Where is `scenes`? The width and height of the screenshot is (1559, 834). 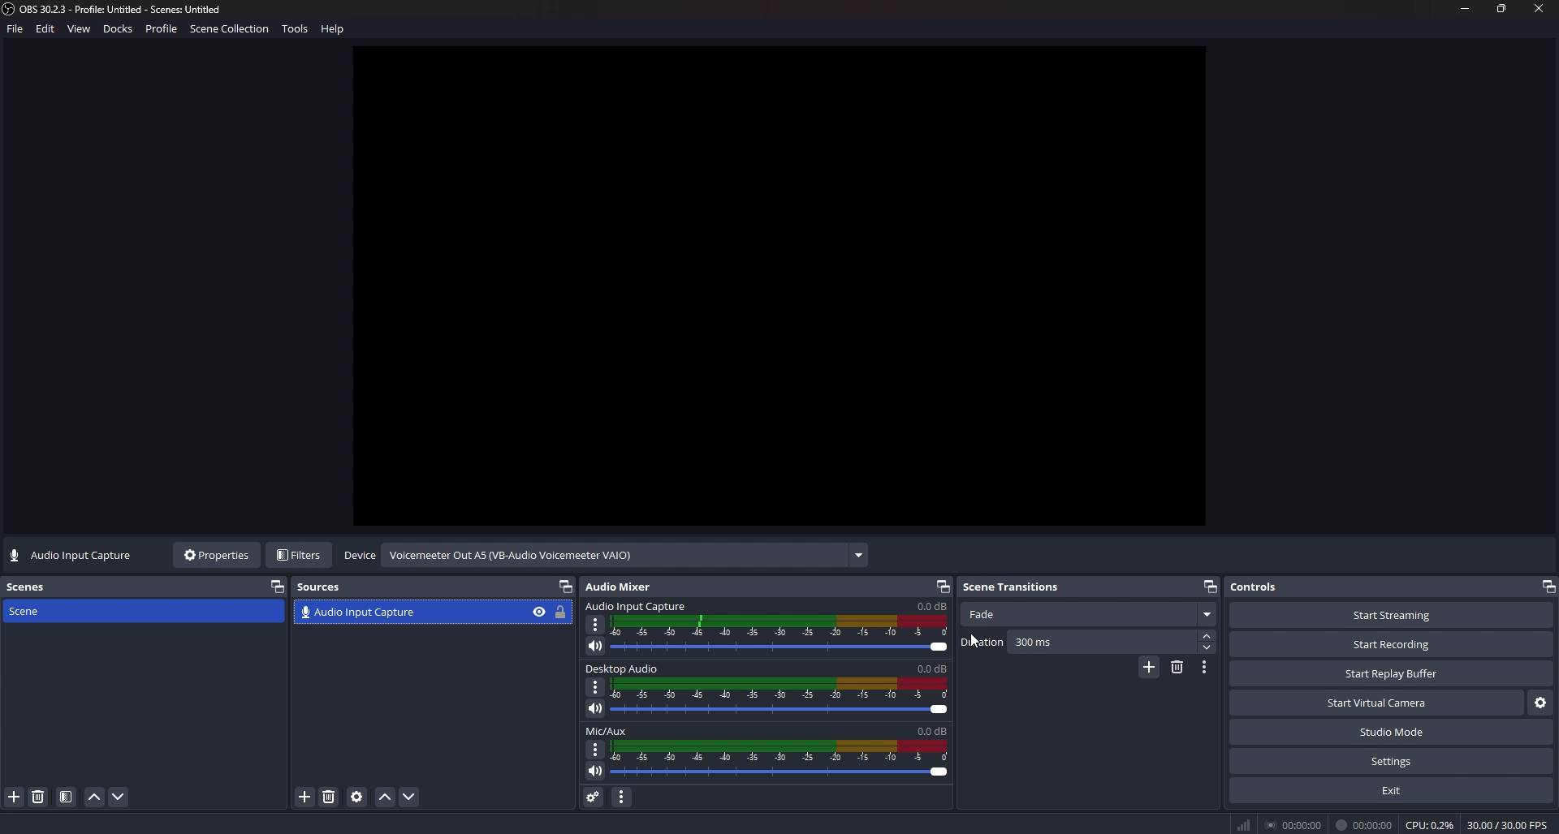 scenes is located at coordinates (30, 587).